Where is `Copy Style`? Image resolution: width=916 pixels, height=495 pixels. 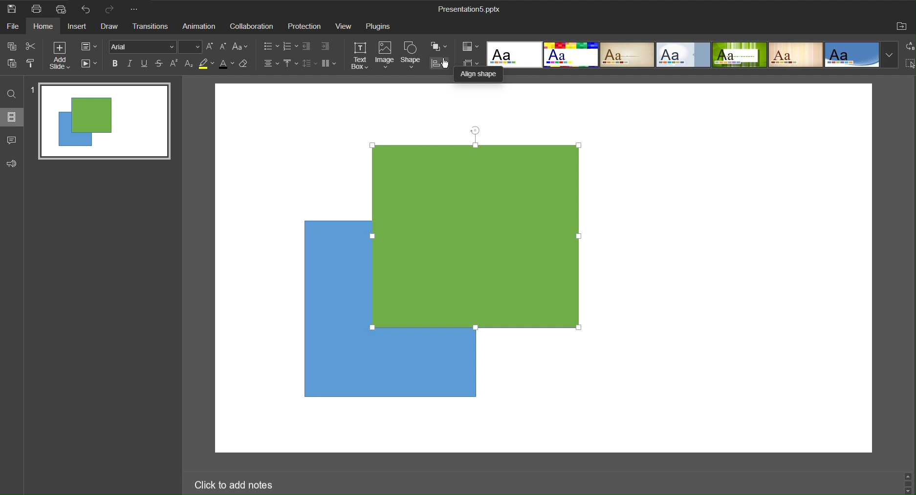
Copy Style is located at coordinates (32, 64).